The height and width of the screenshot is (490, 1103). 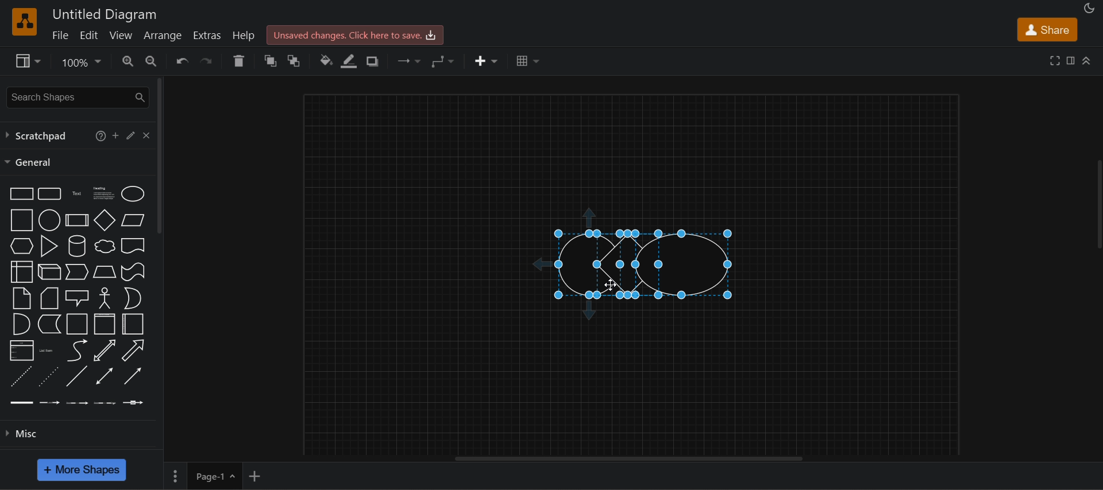 What do you see at coordinates (637, 459) in the screenshot?
I see `horizontal scroll bar` at bounding box center [637, 459].